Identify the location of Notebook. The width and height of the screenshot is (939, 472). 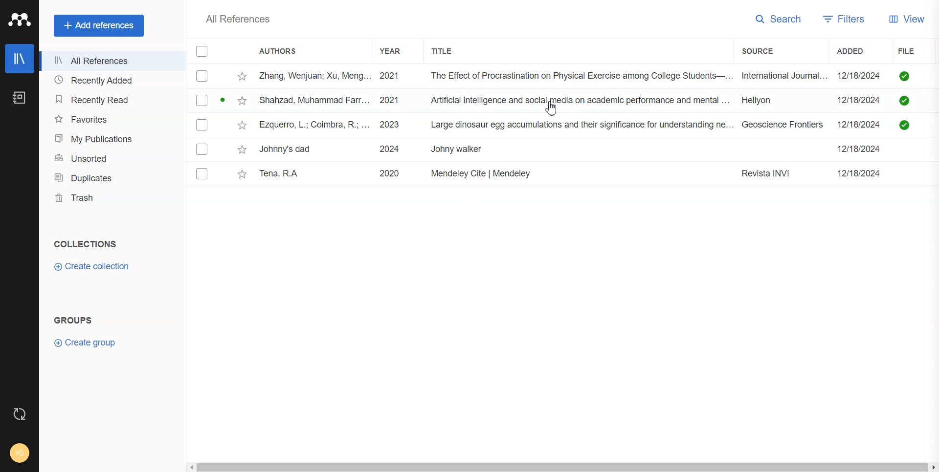
(19, 98).